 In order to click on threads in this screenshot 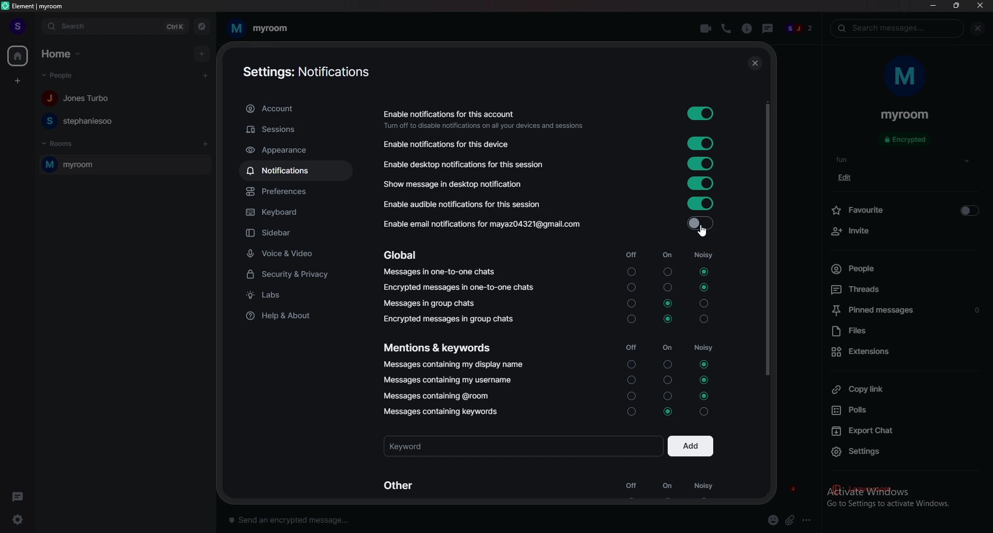, I will do `click(18, 495)`.